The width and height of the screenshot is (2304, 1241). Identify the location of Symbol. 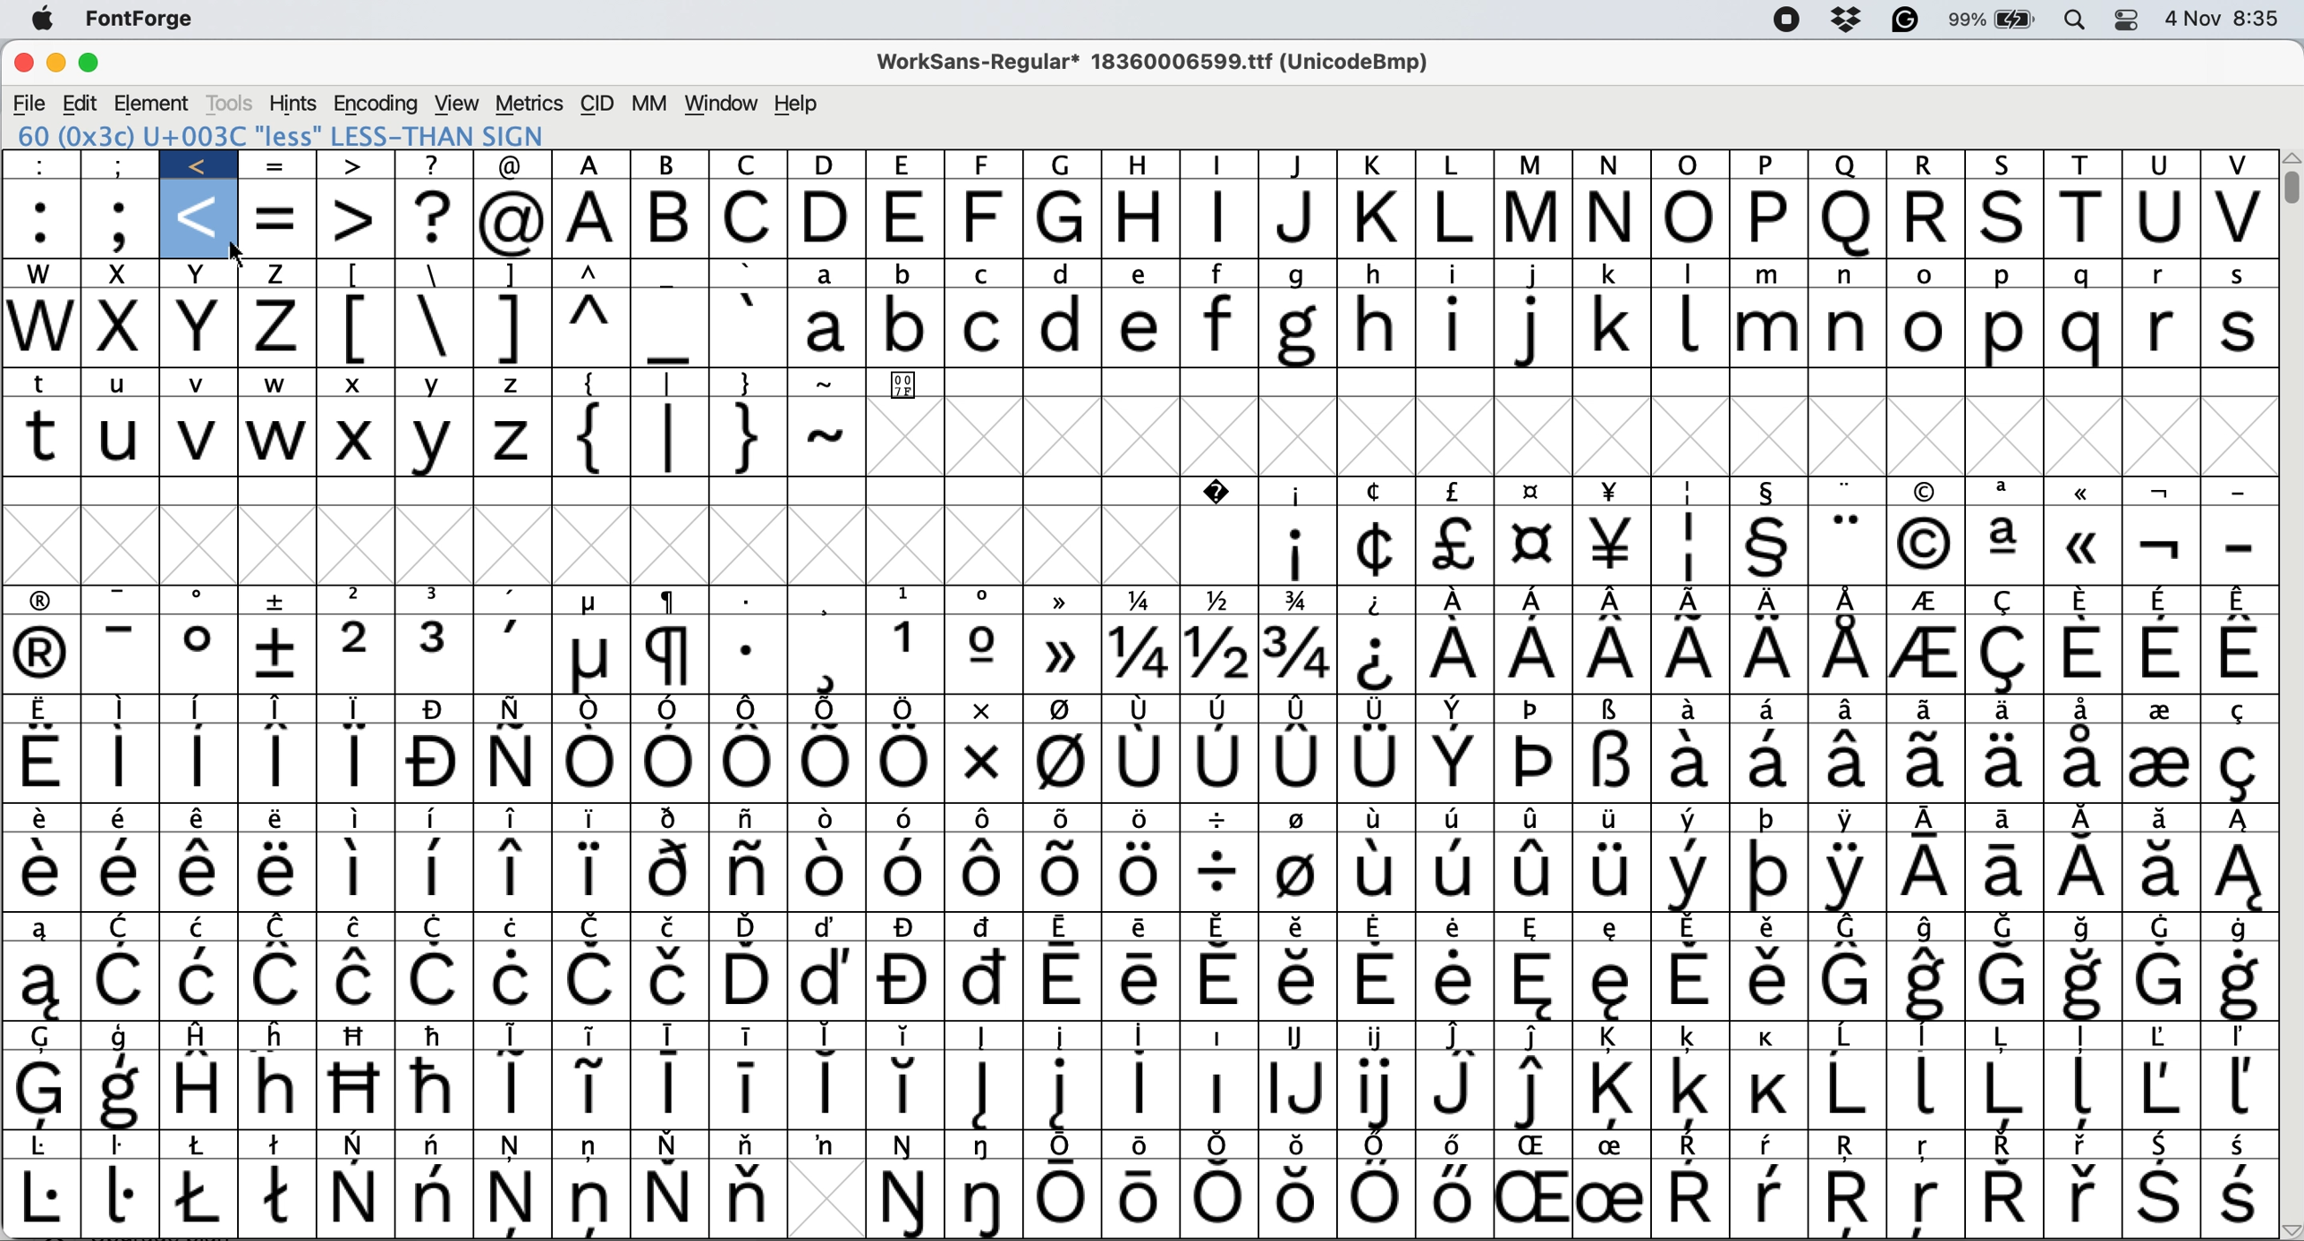
(1612, 1197).